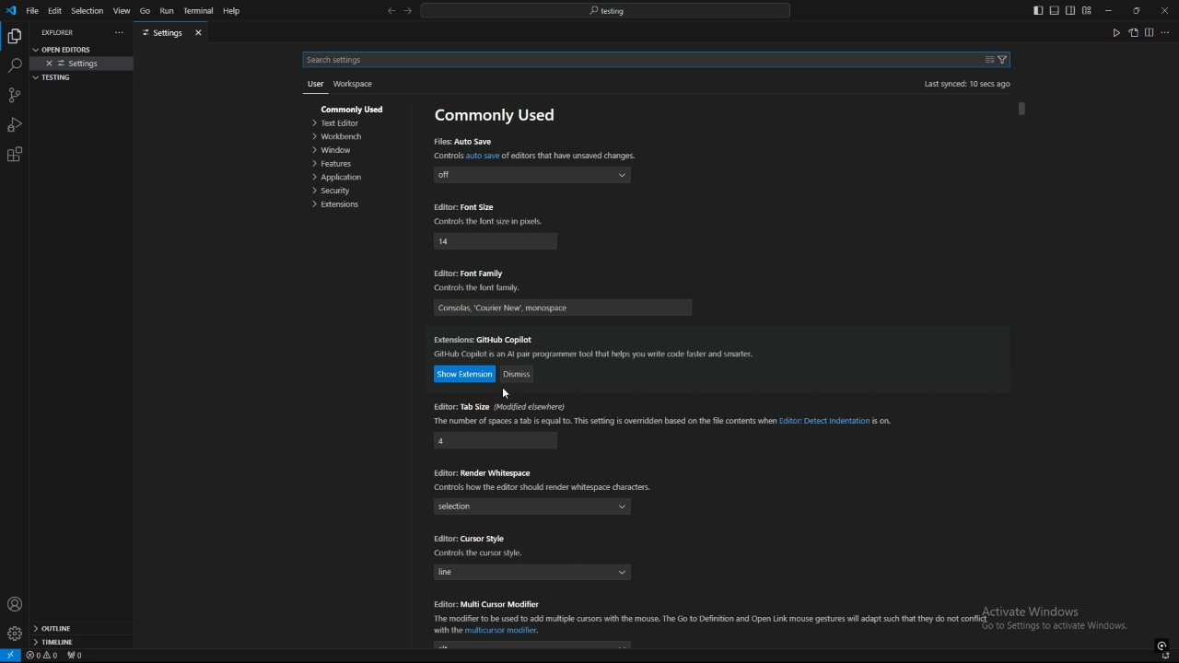 Image resolution: width=1179 pixels, height=663 pixels. Describe the element at coordinates (353, 178) in the screenshot. I see `application` at that location.